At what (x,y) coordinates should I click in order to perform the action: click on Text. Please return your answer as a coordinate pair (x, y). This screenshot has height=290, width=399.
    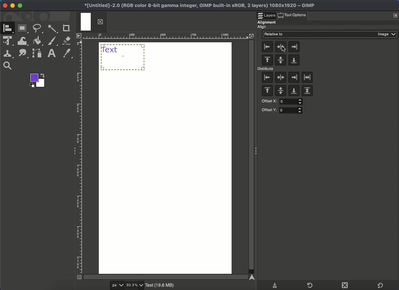
    Looking at the image, I should click on (52, 54).